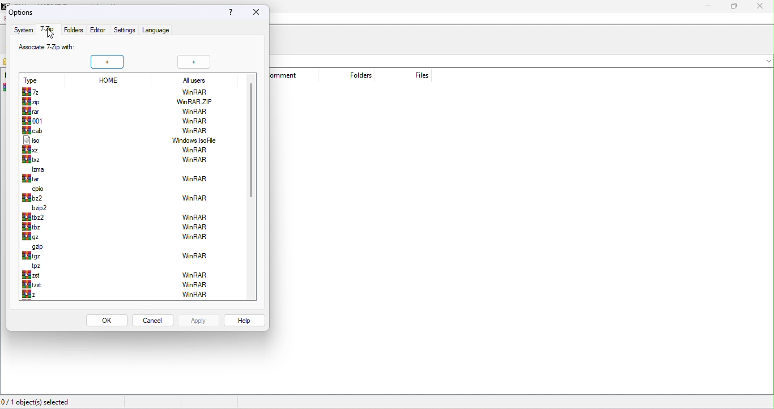 The image size is (774, 409). I want to click on cancel, so click(152, 321).